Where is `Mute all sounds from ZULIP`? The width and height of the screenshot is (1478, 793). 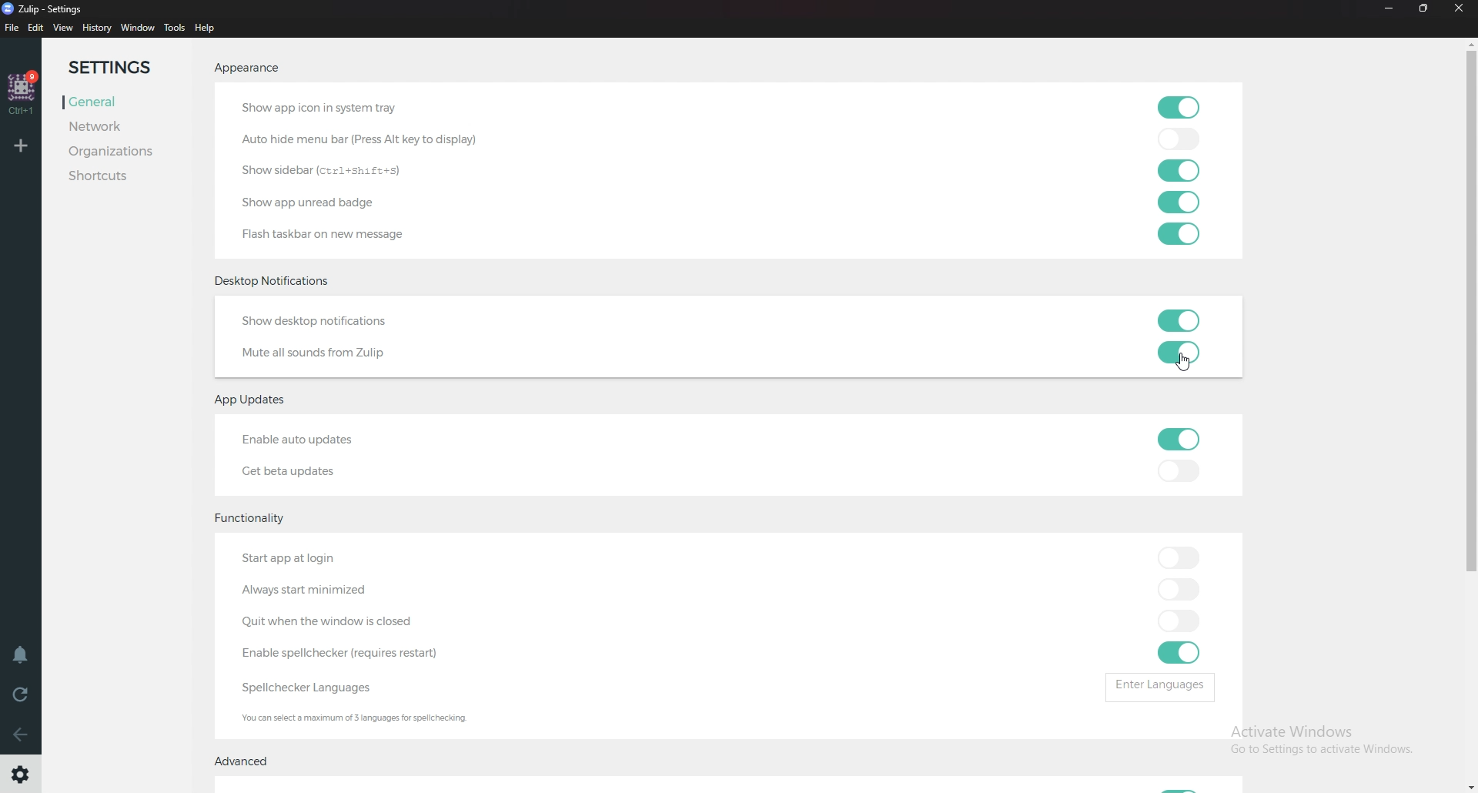
Mute all sounds from ZULIP is located at coordinates (322, 355).